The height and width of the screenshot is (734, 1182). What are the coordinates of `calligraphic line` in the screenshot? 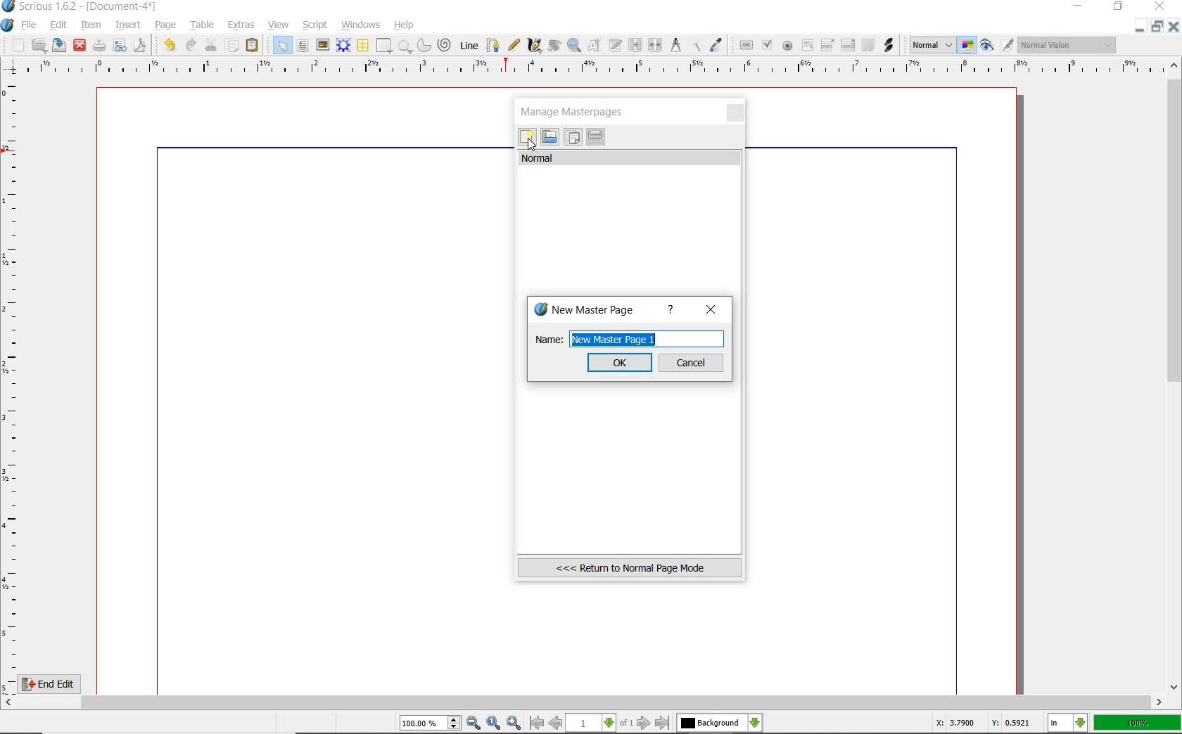 It's located at (534, 46).